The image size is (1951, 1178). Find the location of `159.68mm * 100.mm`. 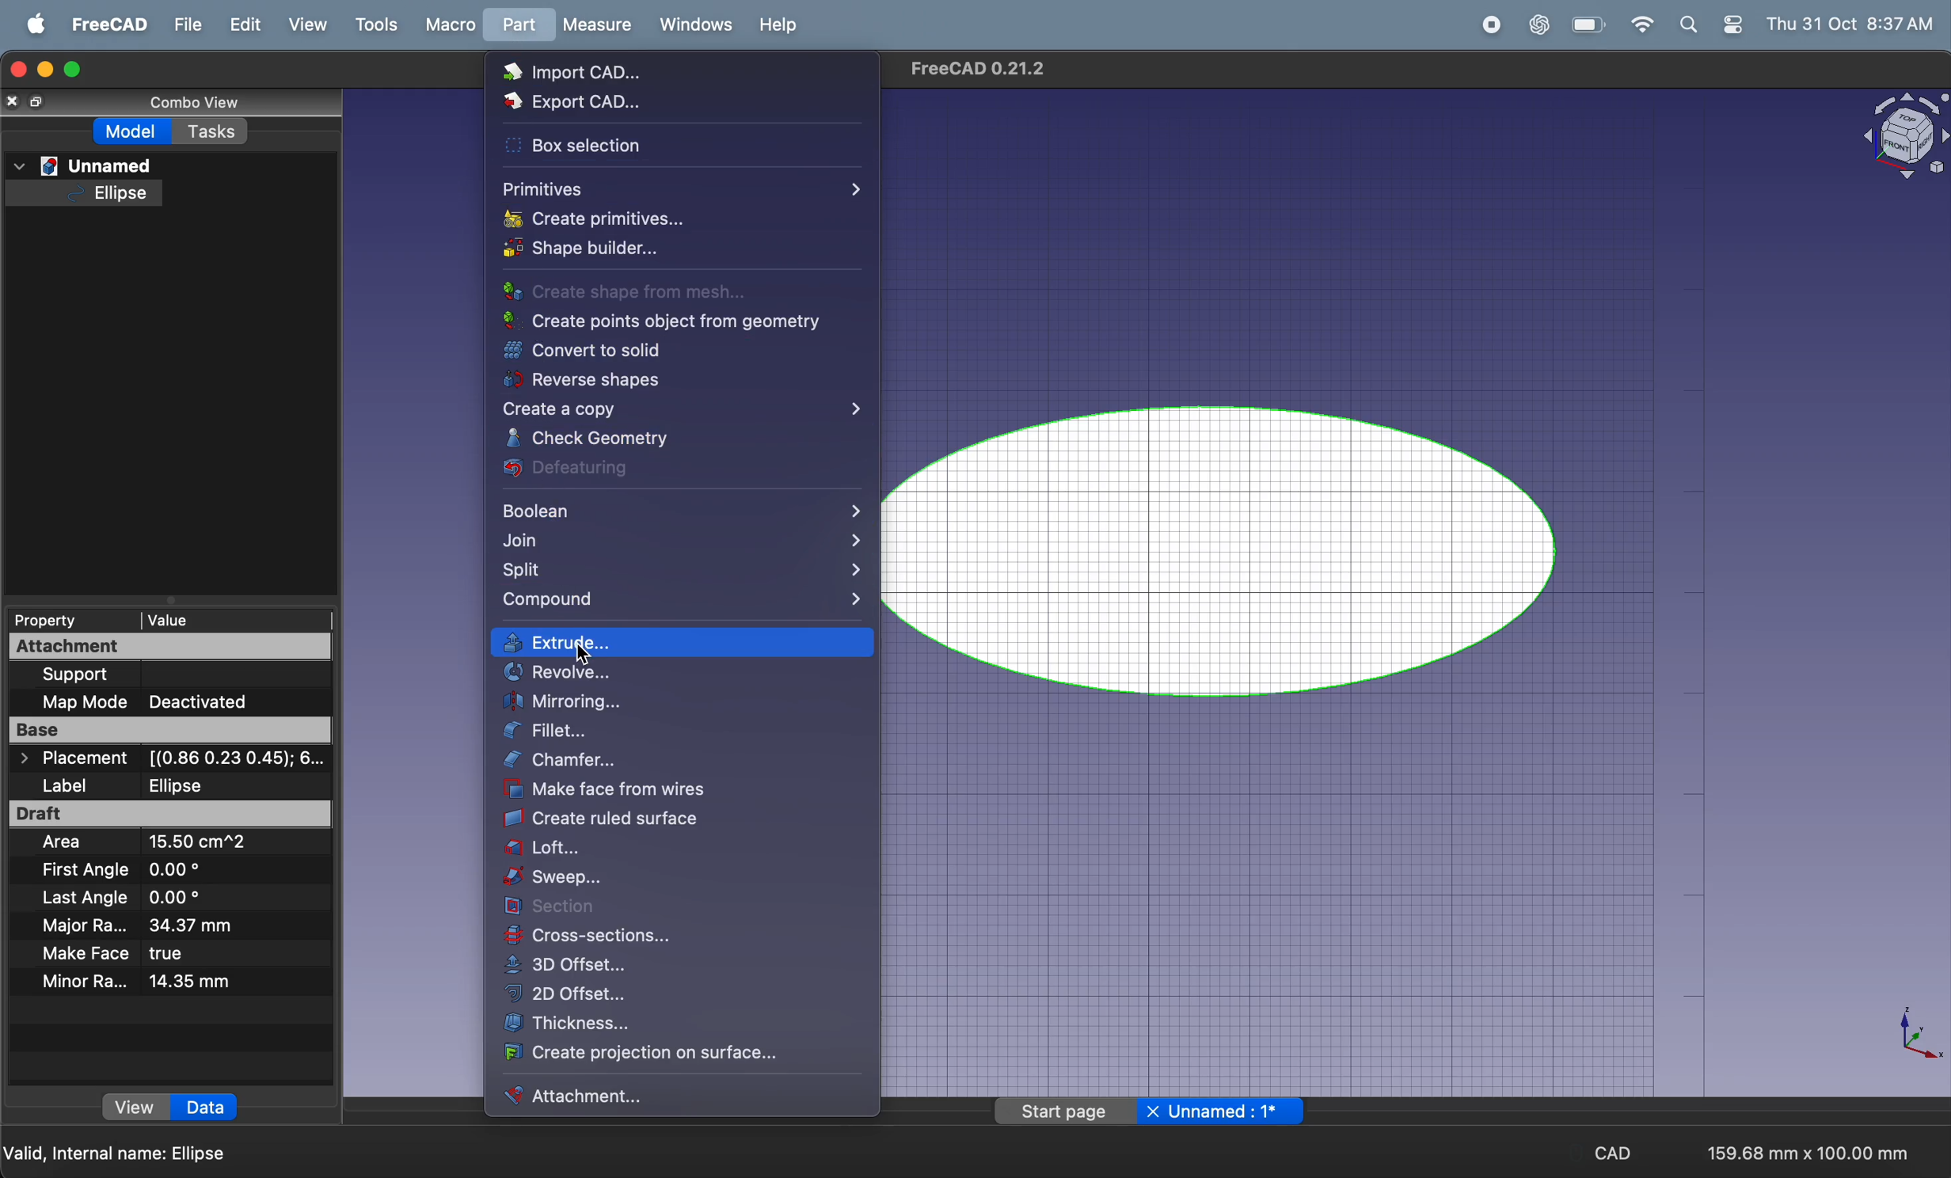

159.68mm * 100.mm is located at coordinates (1804, 1147).